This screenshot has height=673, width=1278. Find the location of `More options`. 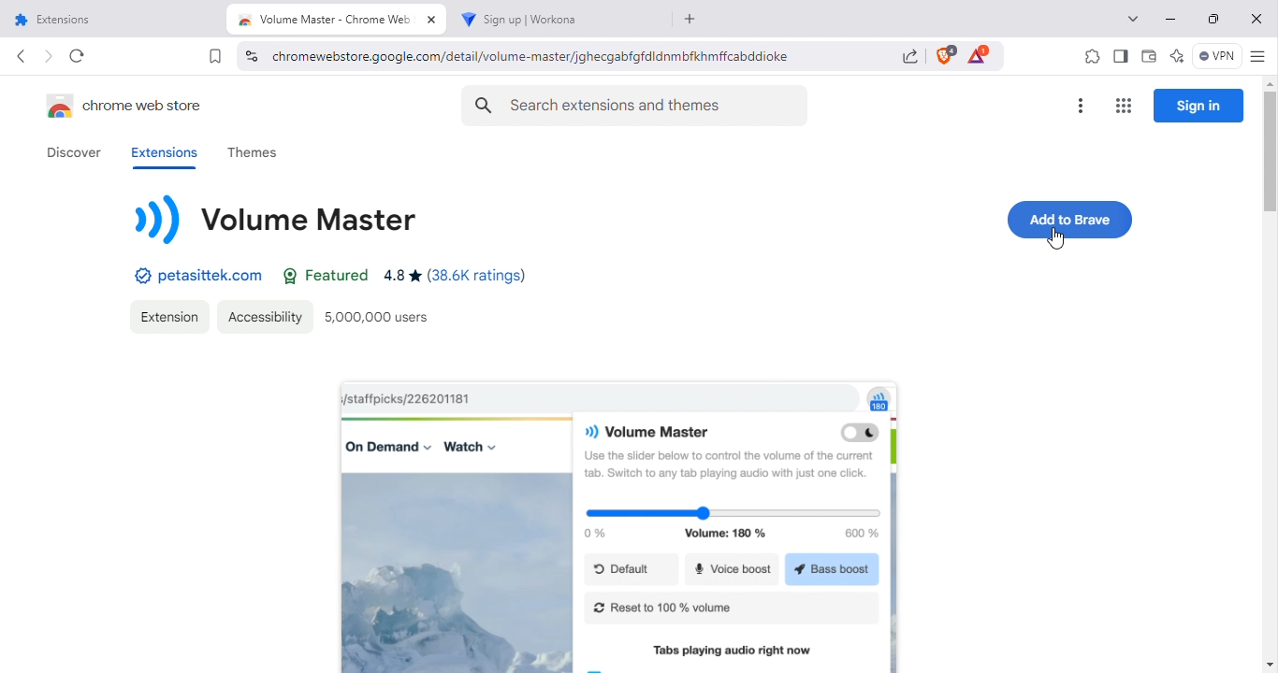

More options is located at coordinates (1080, 104).